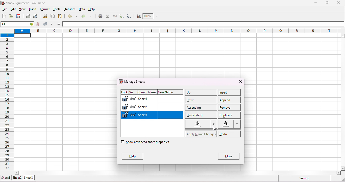 This screenshot has height=182, width=345. I want to click on cell name A1, so click(14, 24).